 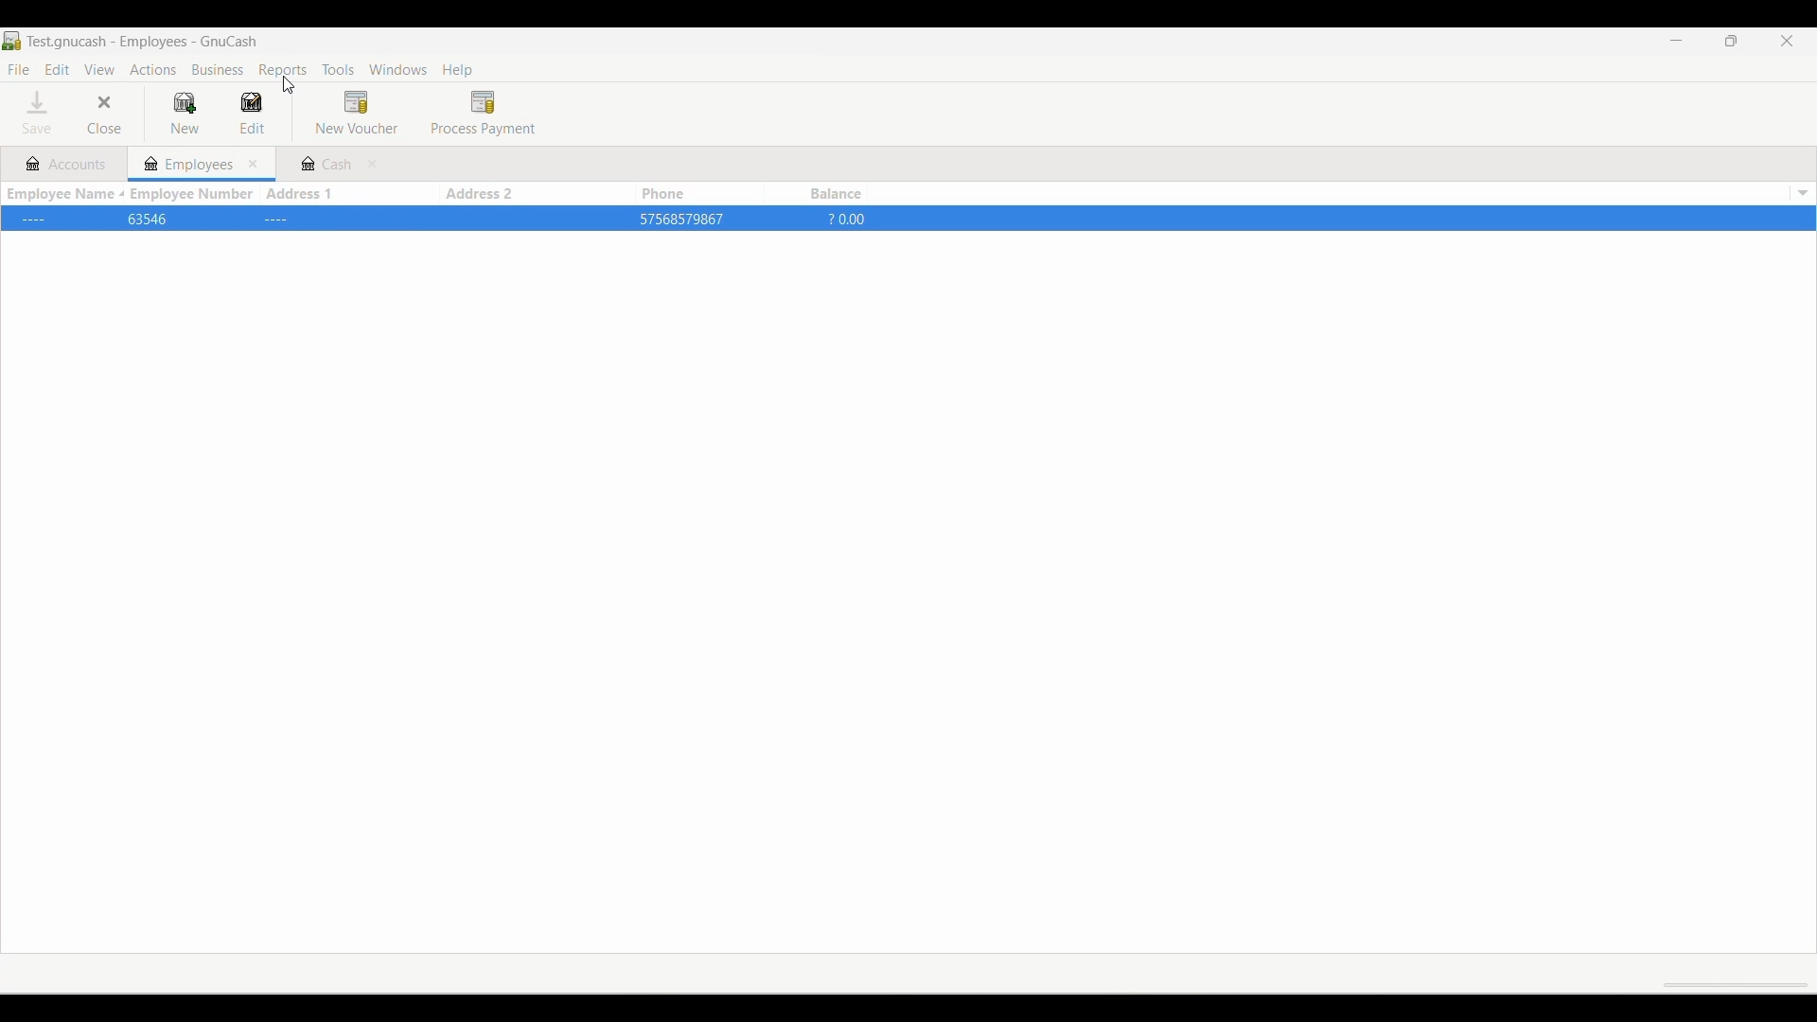 What do you see at coordinates (37, 112) in the screenshot?
I see `Save` at bounding box center [37, 112].